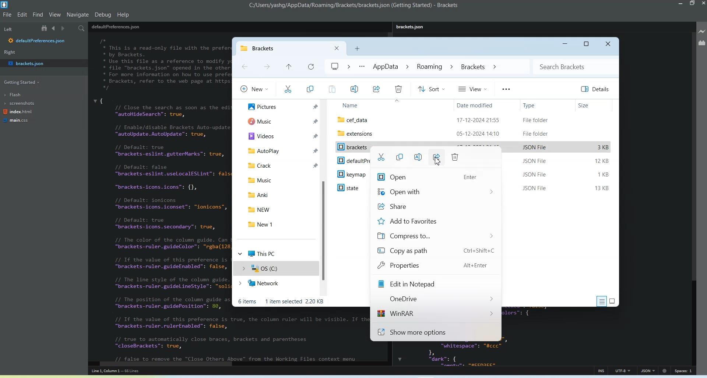  I want to click on Keymap, so click(351, 174).